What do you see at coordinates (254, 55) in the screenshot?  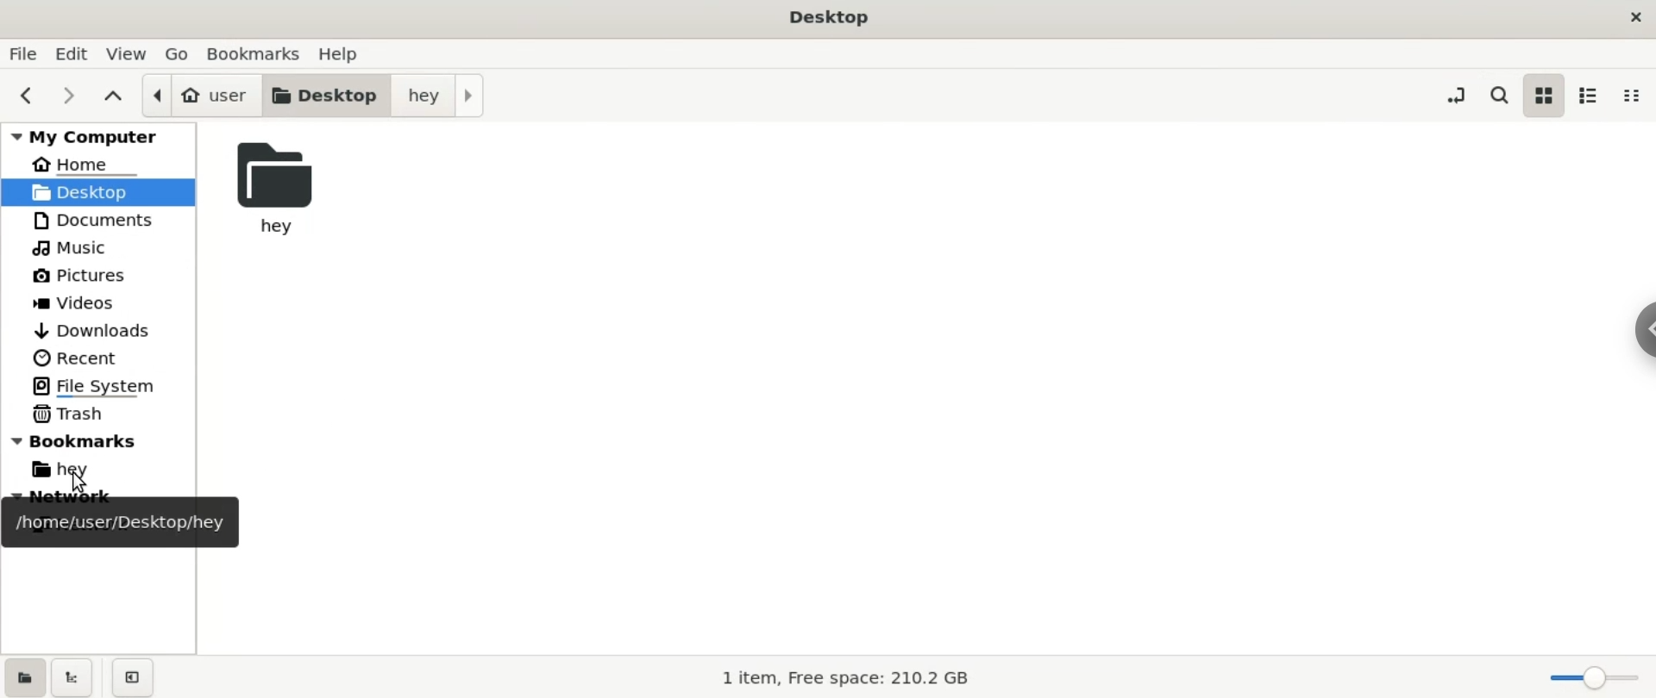 I see `bookmarks` at bounding box center [254, 55].